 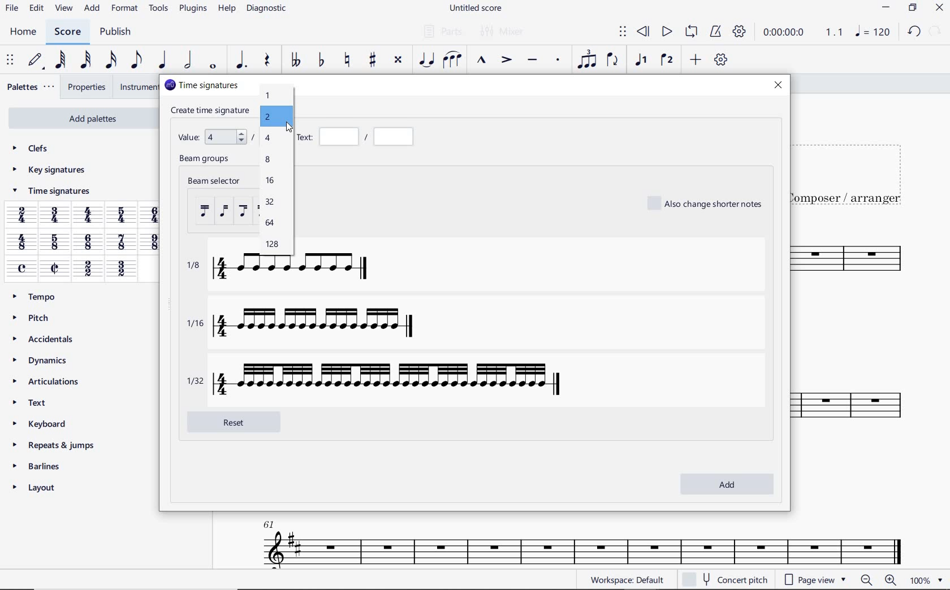 I want to click on 4/8, so click(x=21, y=243).